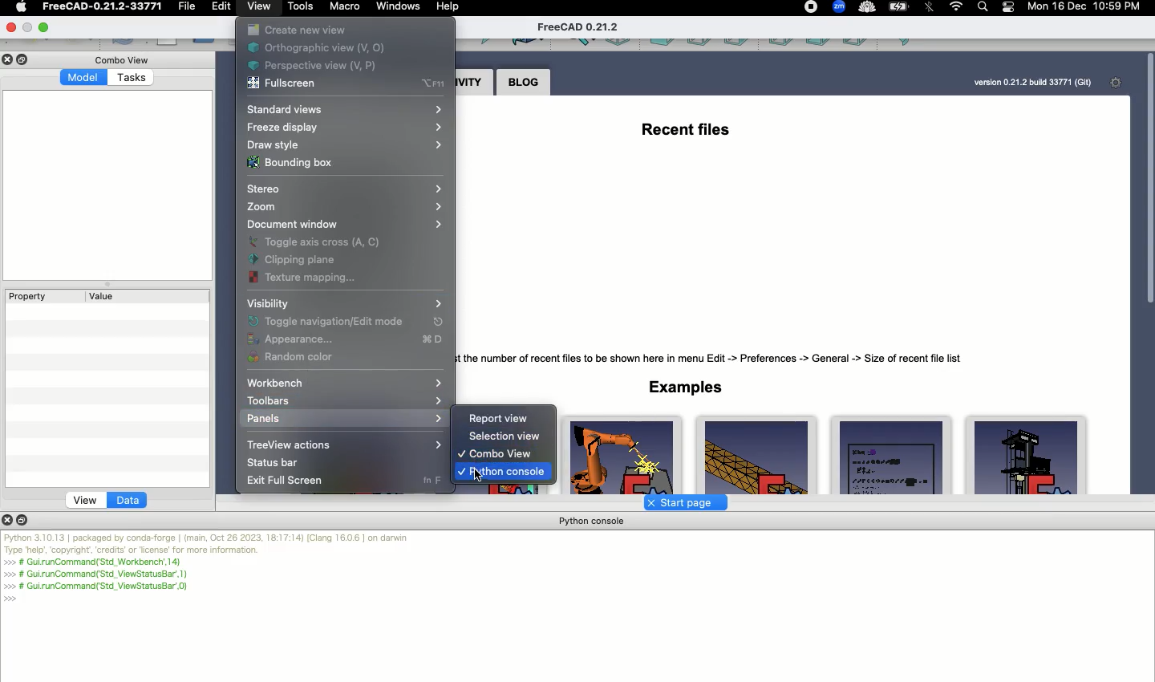 The width and height of the screenshot is (1155, 682). What do you see at coordinates (899, 7) in the screenshot?
I see `Charge` at bounding box center [899, 7].